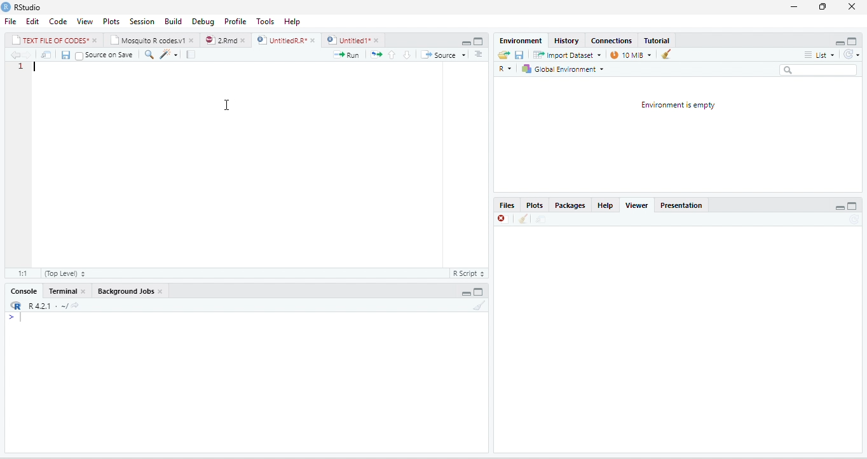  I want to click on Files, so click(507, 206).